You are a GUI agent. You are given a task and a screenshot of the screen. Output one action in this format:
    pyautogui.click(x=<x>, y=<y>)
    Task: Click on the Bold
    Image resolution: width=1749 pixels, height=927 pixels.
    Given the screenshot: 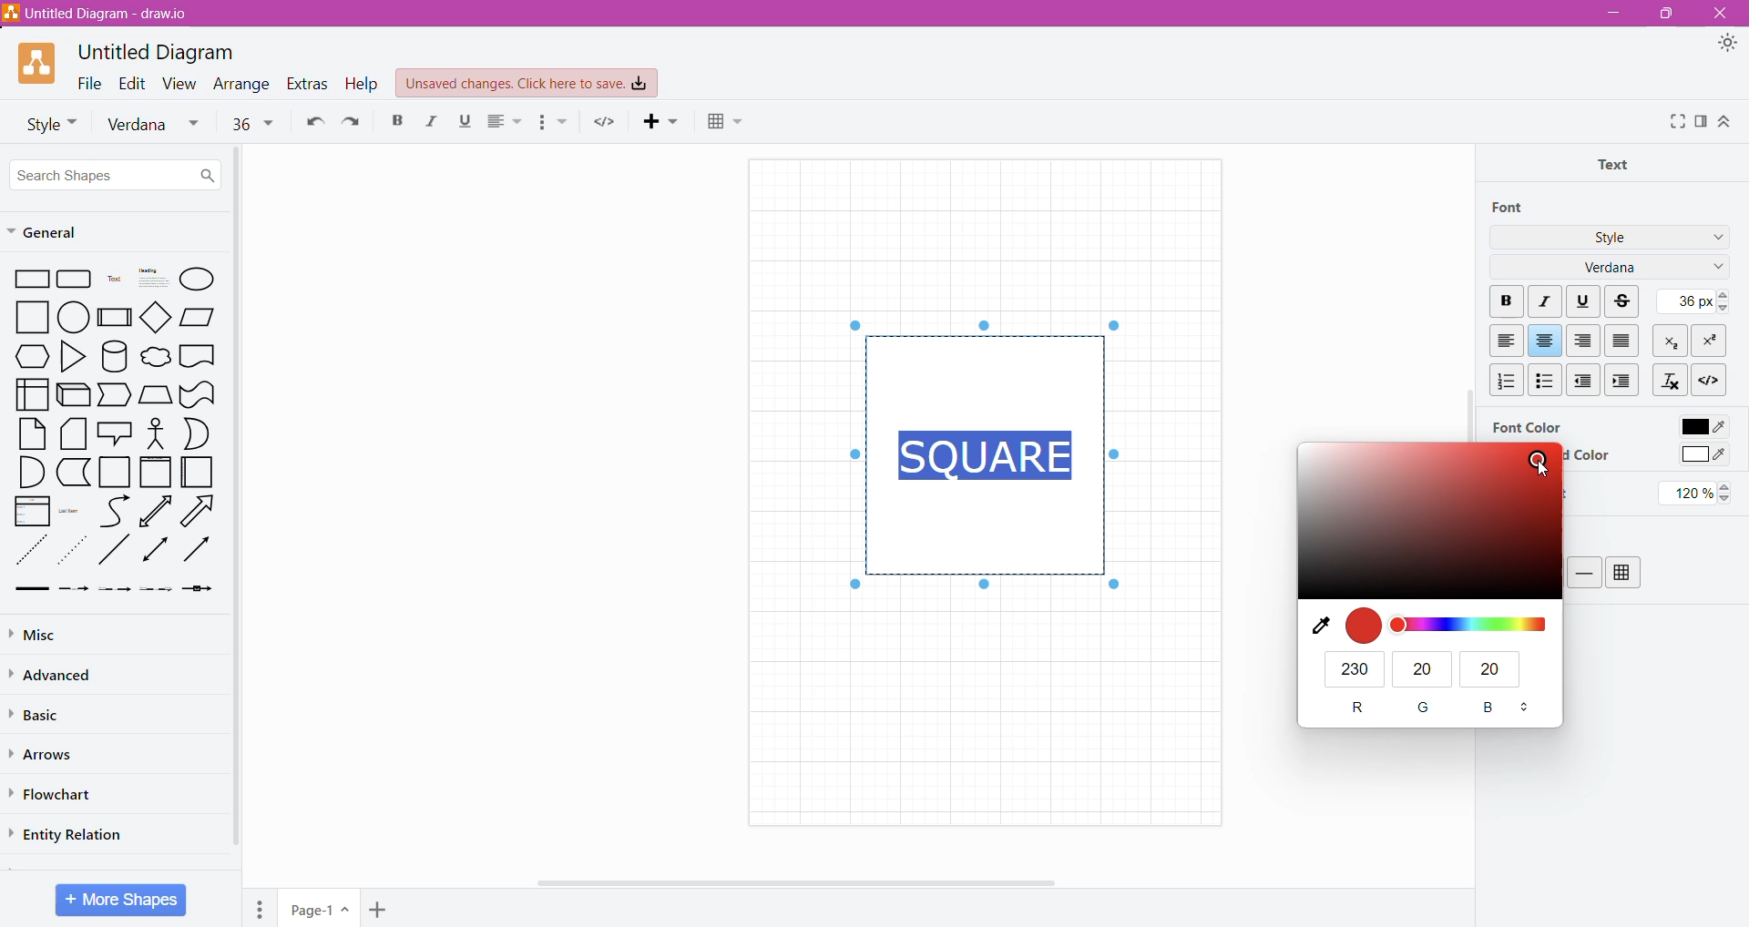 What is the action you would take?
    pyautogui.click(x=1506, y=302)
    